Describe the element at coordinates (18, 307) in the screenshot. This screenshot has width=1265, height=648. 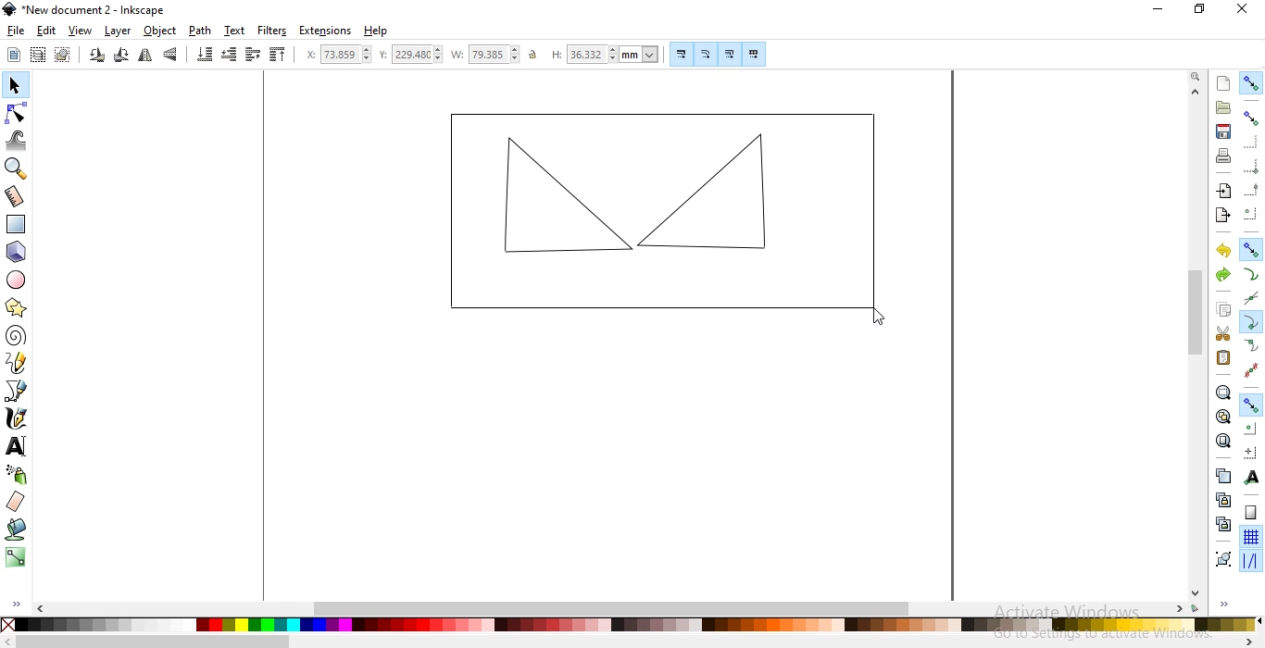
I see `create stars and polygons` at that location.